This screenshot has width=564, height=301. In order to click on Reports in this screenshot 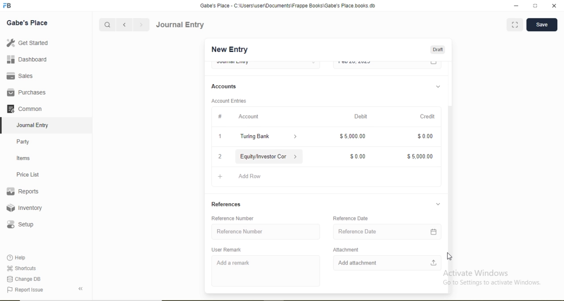, I will do `click(22, 191)`.